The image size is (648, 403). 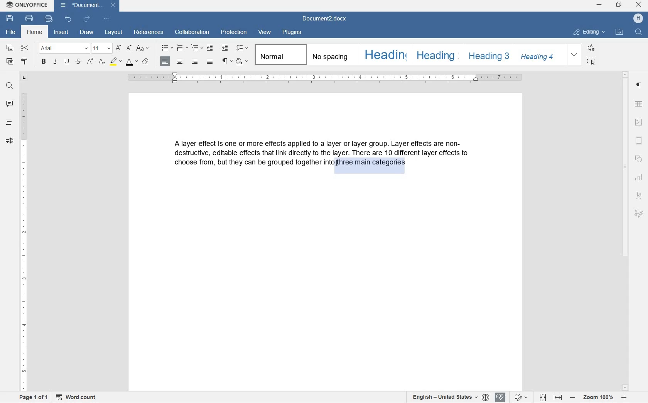 What do you see at coordinates (115, 33) in the screenshot?
I see `layout` at bounding box center [115, 33].